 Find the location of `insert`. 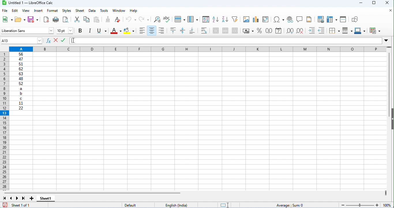

insert is located at coordinates (38, 11).